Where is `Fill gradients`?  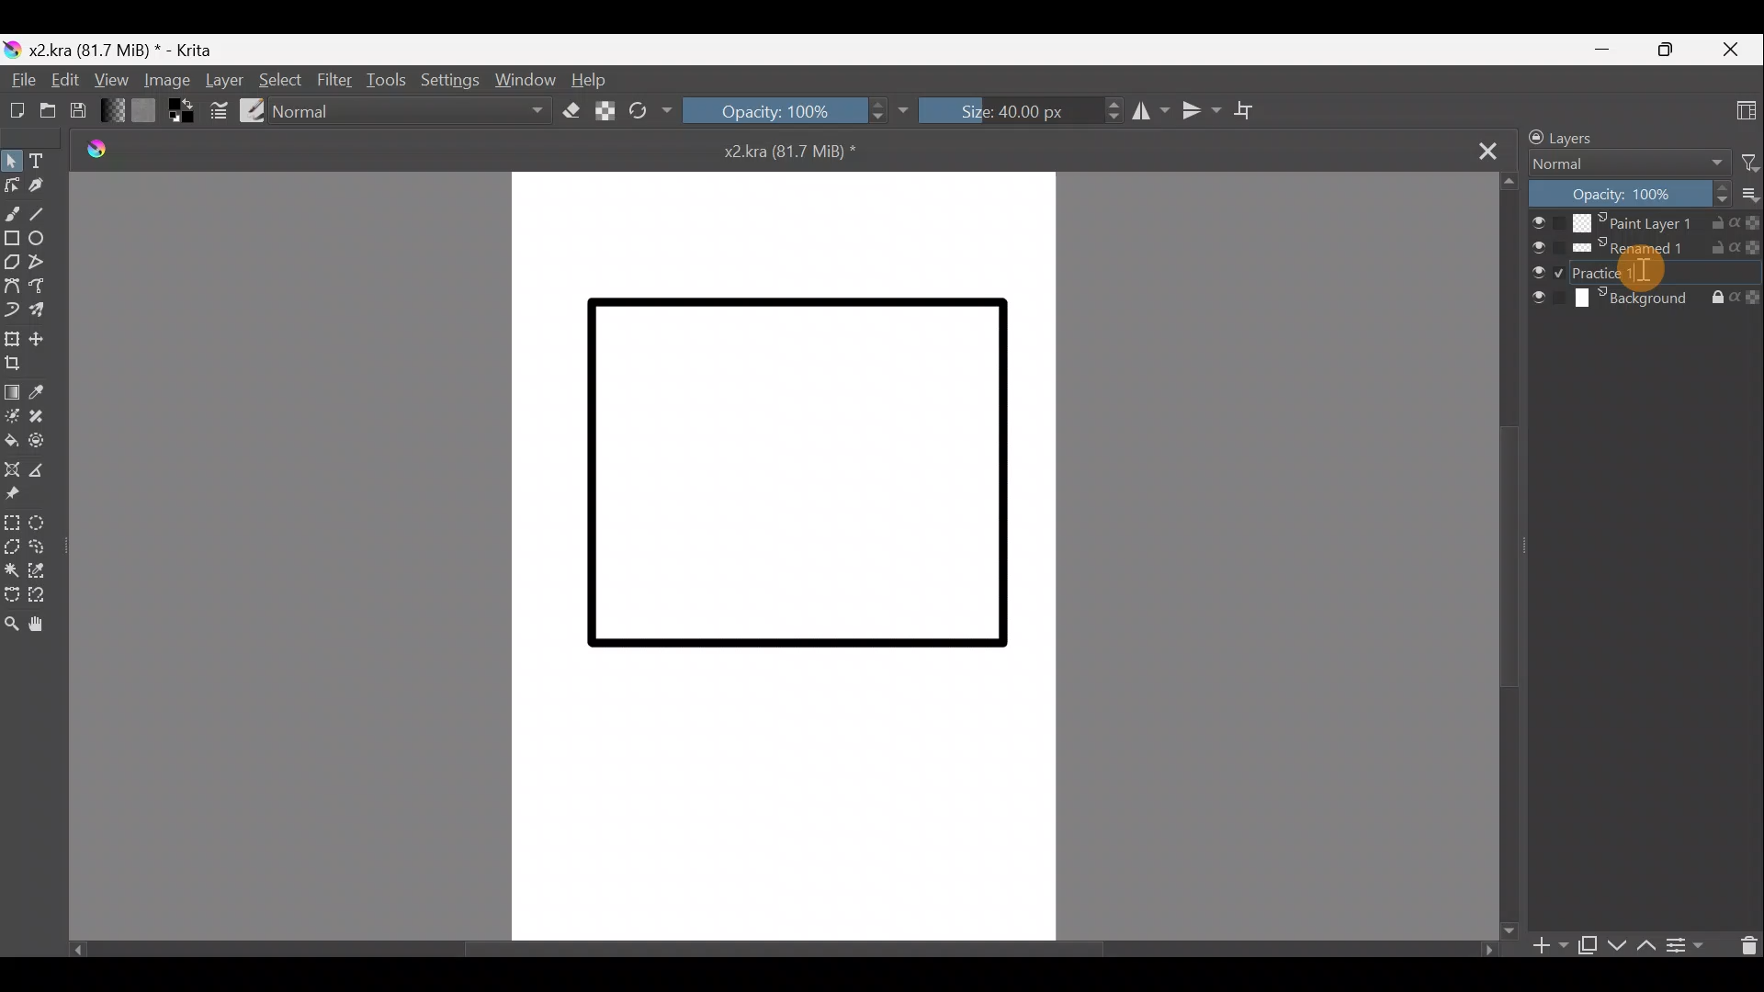
Fill gradients is located at coordinates (113, 111).